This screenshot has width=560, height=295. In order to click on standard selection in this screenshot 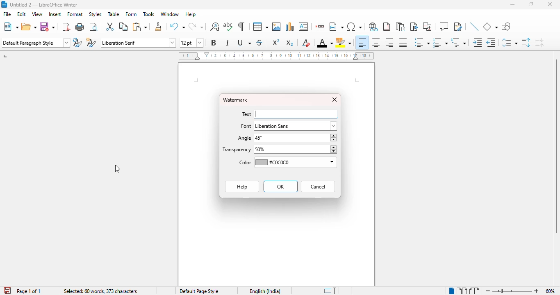, I will do `click(330, 291)`.